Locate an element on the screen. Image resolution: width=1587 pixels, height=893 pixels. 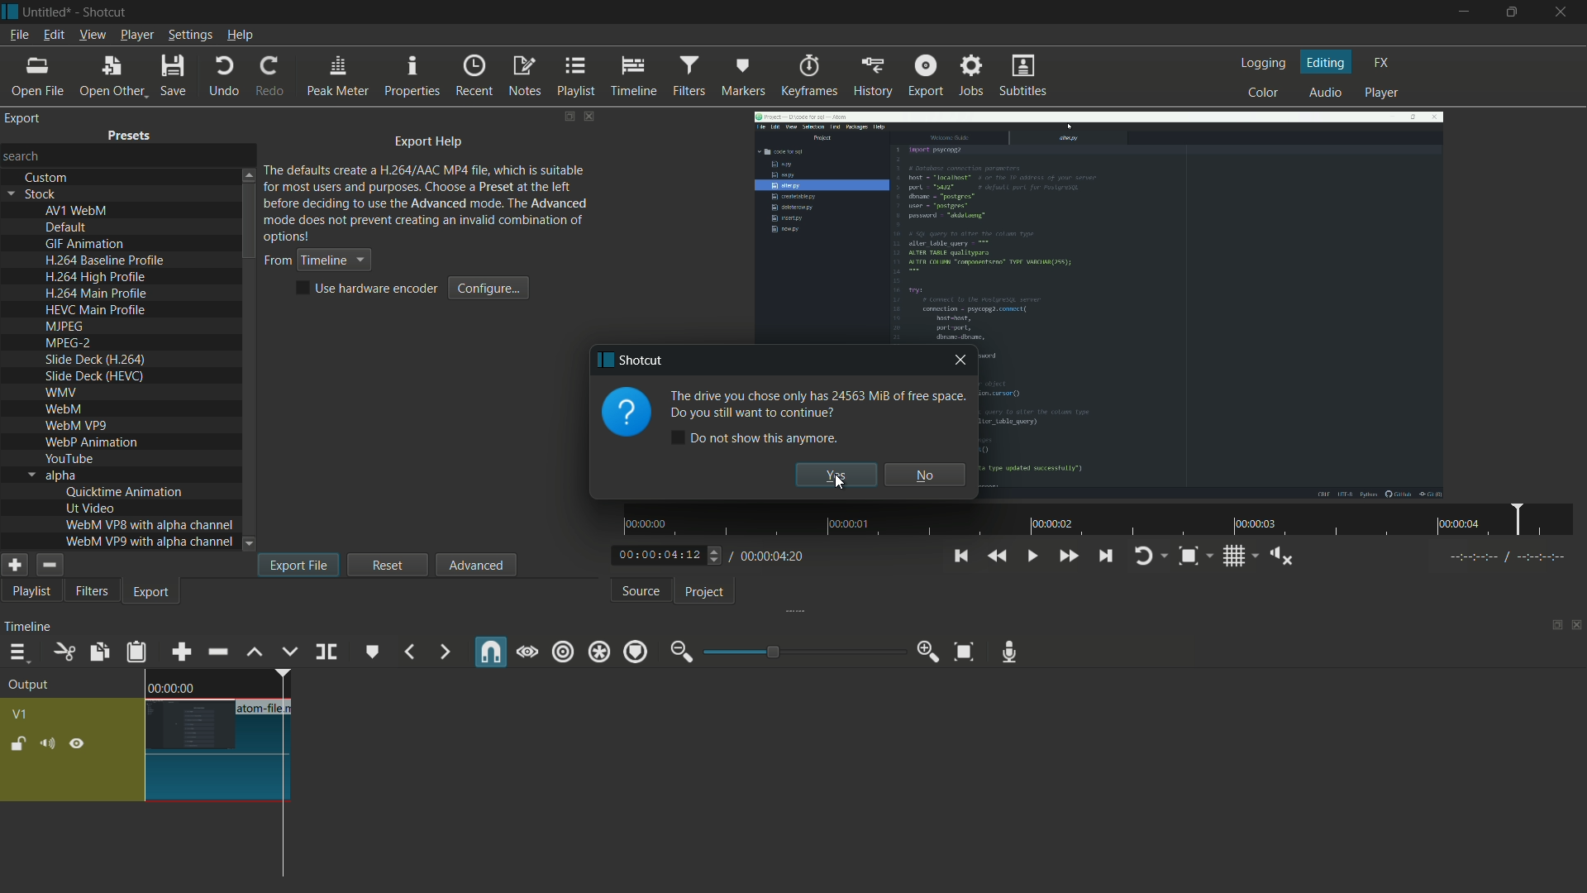
redo is located at coordinates (274, 78).